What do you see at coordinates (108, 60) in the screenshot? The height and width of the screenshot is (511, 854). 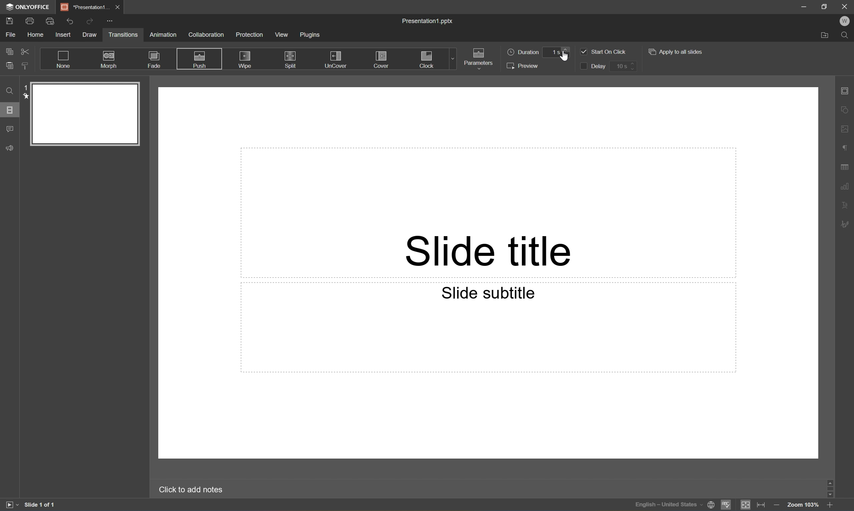 I see `Morph` at bounding box center [108, 60].